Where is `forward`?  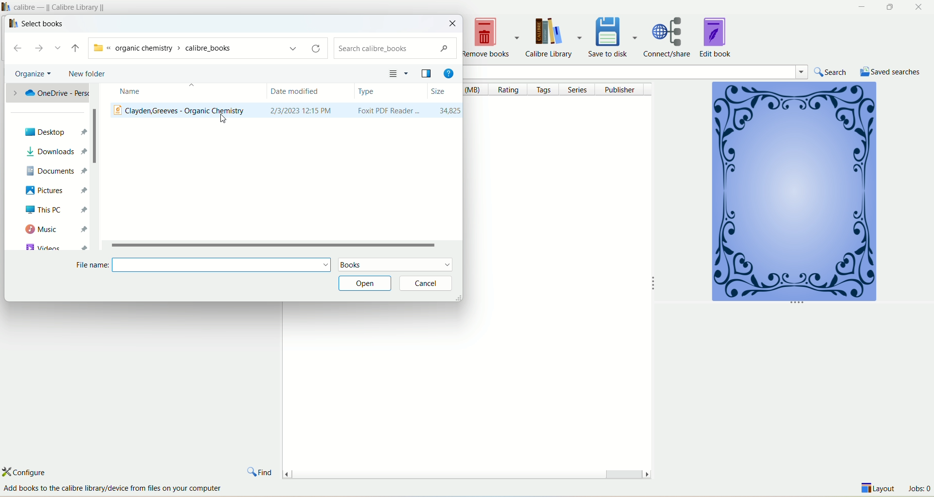 forward is located at coordinates (43, 49).